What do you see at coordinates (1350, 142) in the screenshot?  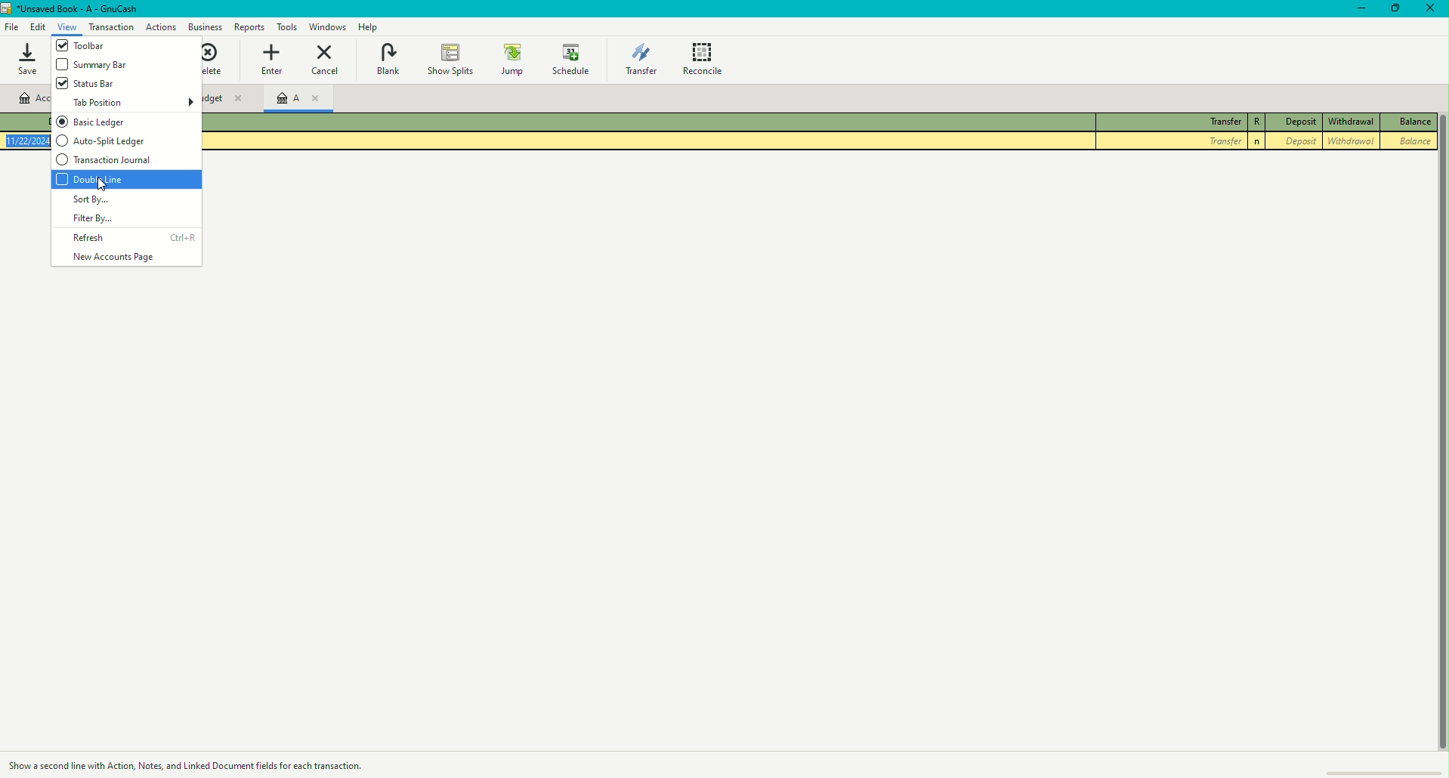 I see `Withdrawal` at bounding box center [1350, 142].